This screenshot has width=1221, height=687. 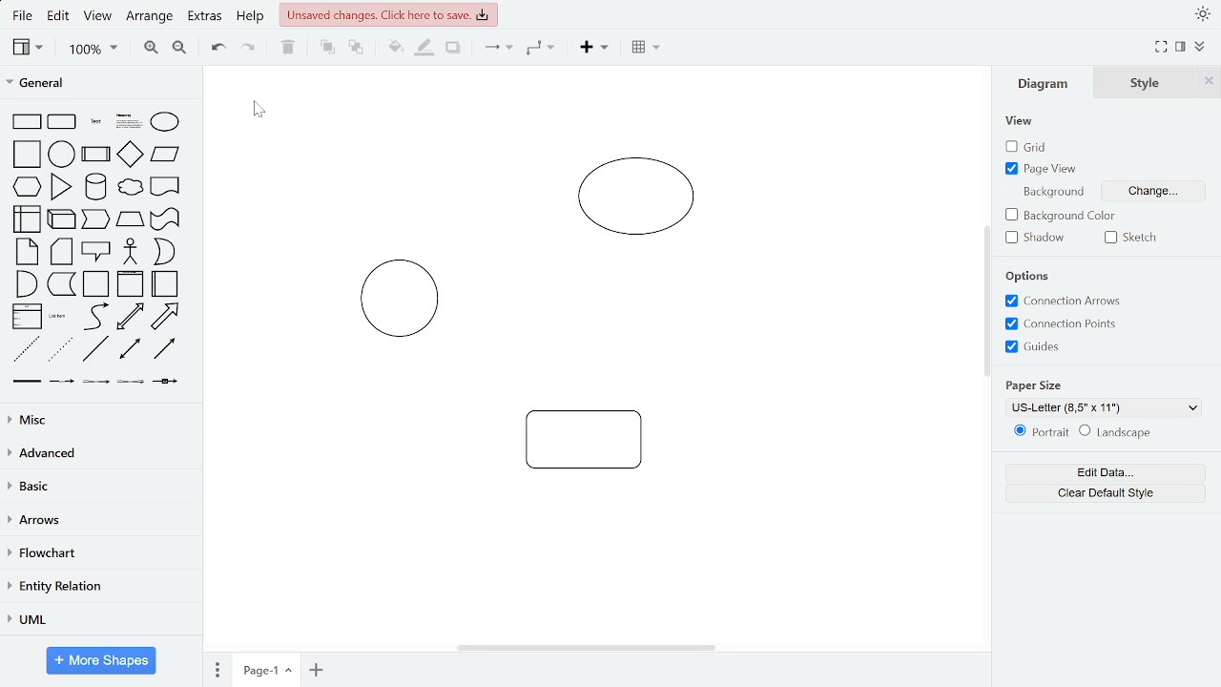 I want to click on change background, so click(x=1155, y=189).